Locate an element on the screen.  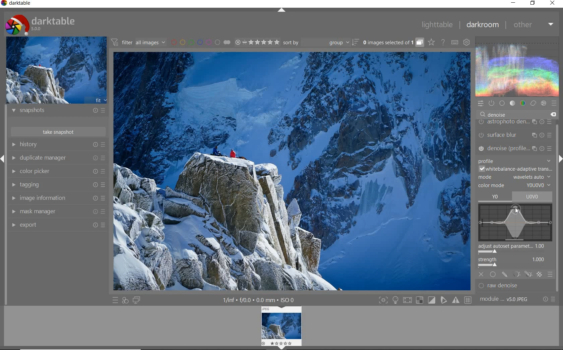
profile is located at coordinates (514, 159).